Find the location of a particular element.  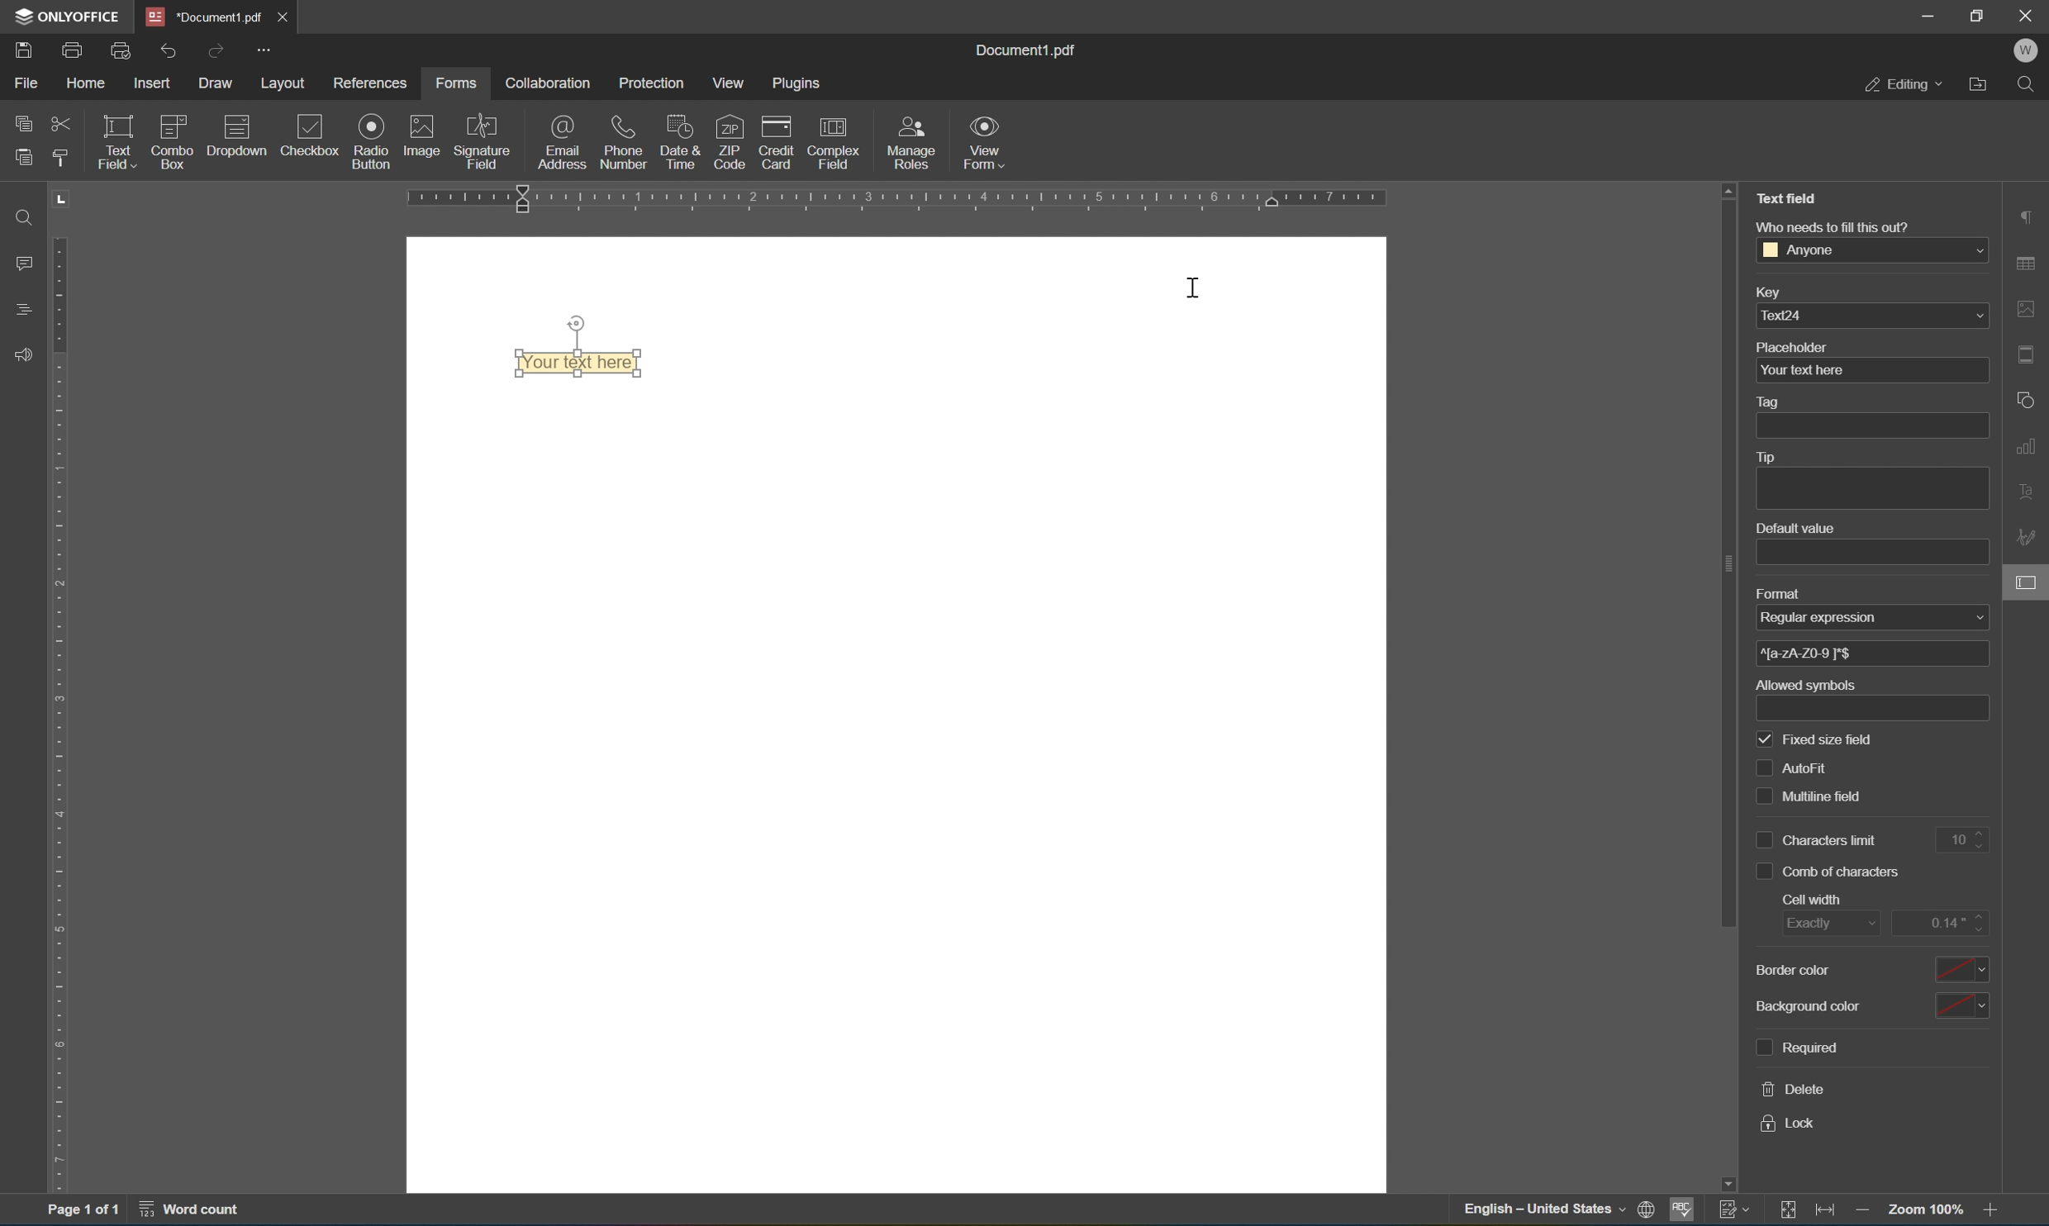

plugins is located at coordinates (799, 83).